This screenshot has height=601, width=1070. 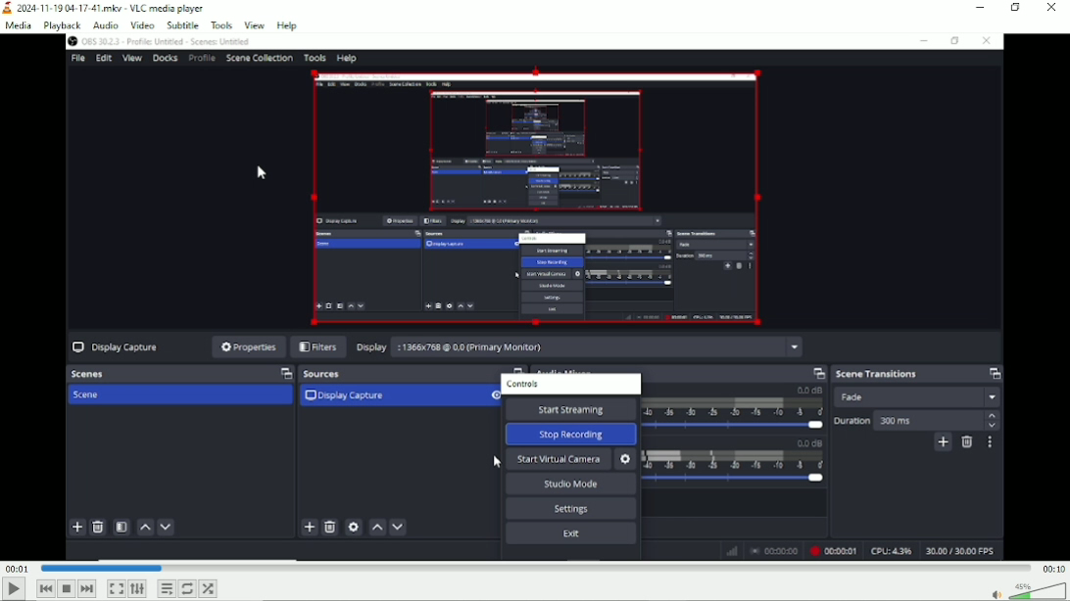 I want to click on next, so click(x=87, y=589).